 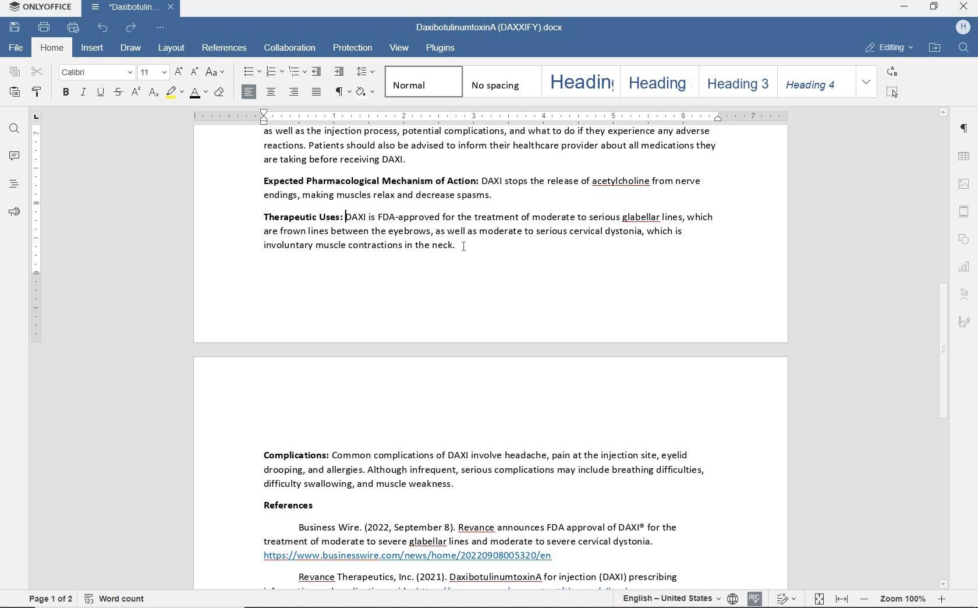 What do you see at coordinates (15, 130) in the screenshot?
I see `find` at bounding box center [15, 130].